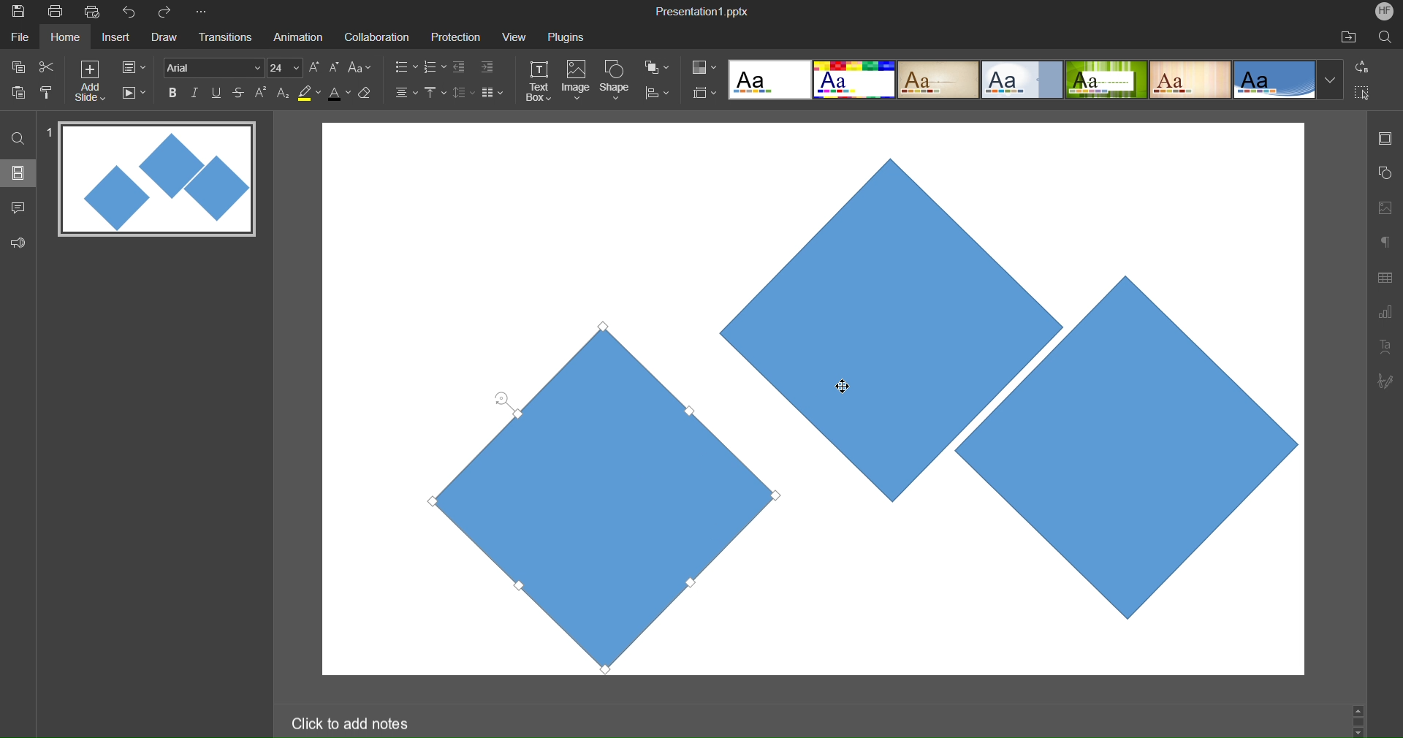 This screenshot has width=1403, height=738. Describe the element at coordinates (285, 68) in the screenshot. I see `Font Size` at that location.